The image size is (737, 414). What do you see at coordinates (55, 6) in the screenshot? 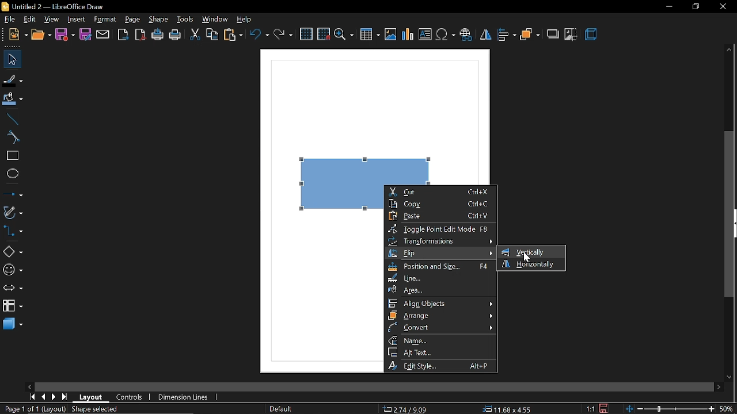
I see `Untitled 2 - LibreOffice Draw` at bounding box center [55, 6].